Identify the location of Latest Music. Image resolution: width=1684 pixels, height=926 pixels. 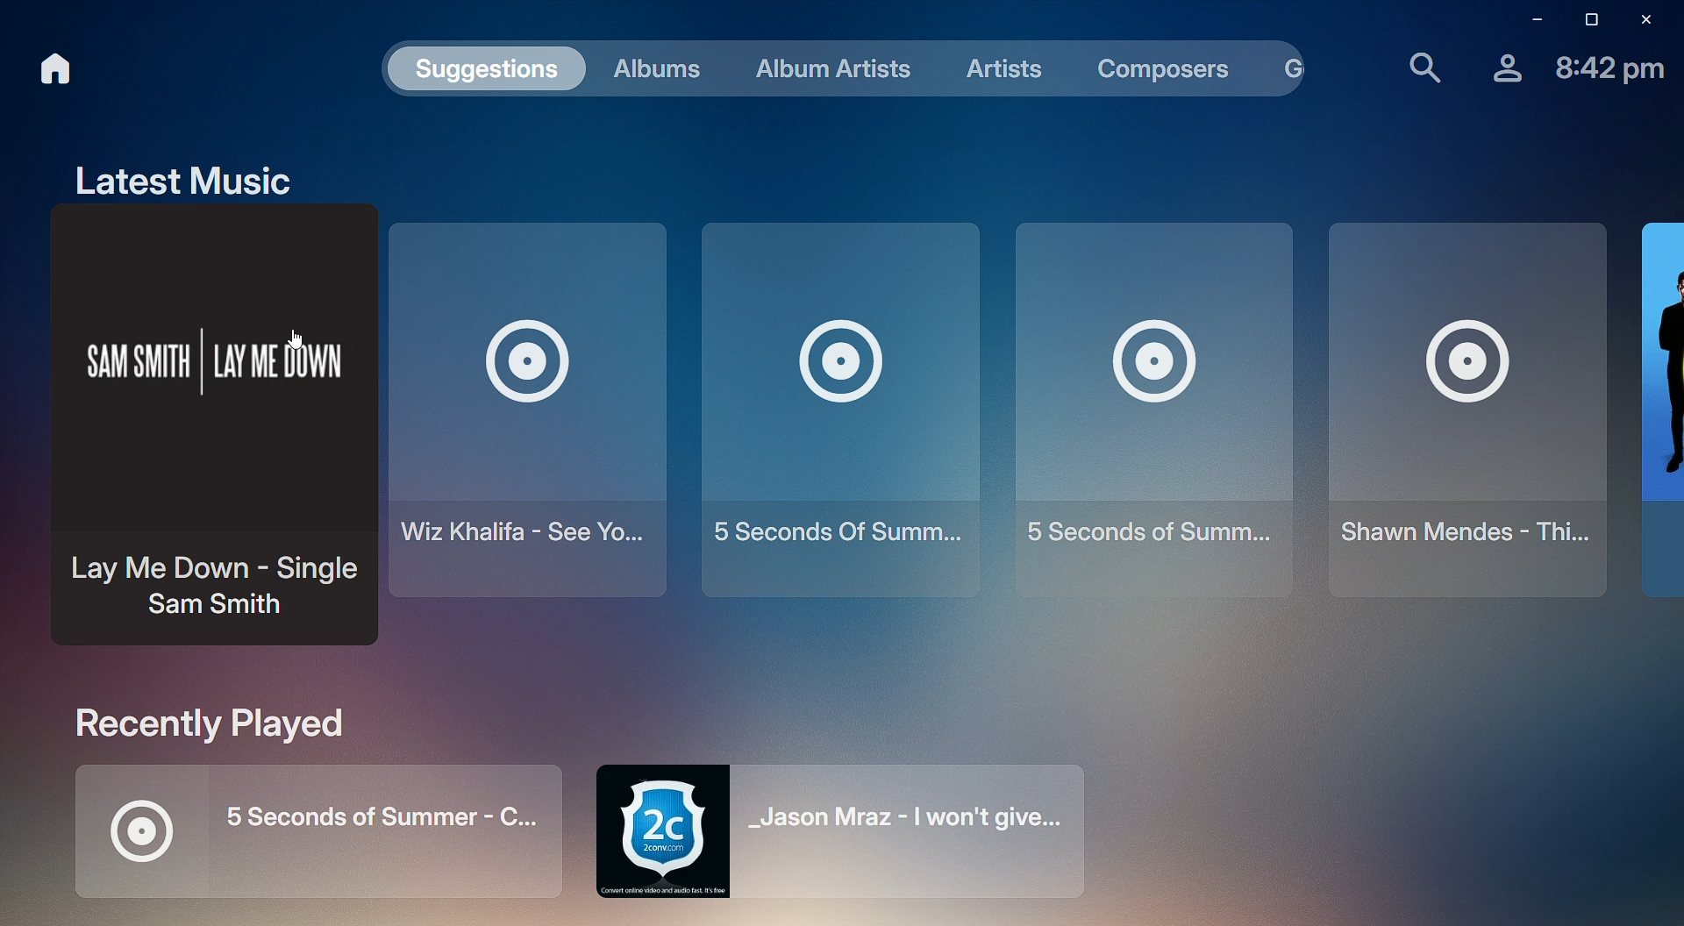
(182, 180).